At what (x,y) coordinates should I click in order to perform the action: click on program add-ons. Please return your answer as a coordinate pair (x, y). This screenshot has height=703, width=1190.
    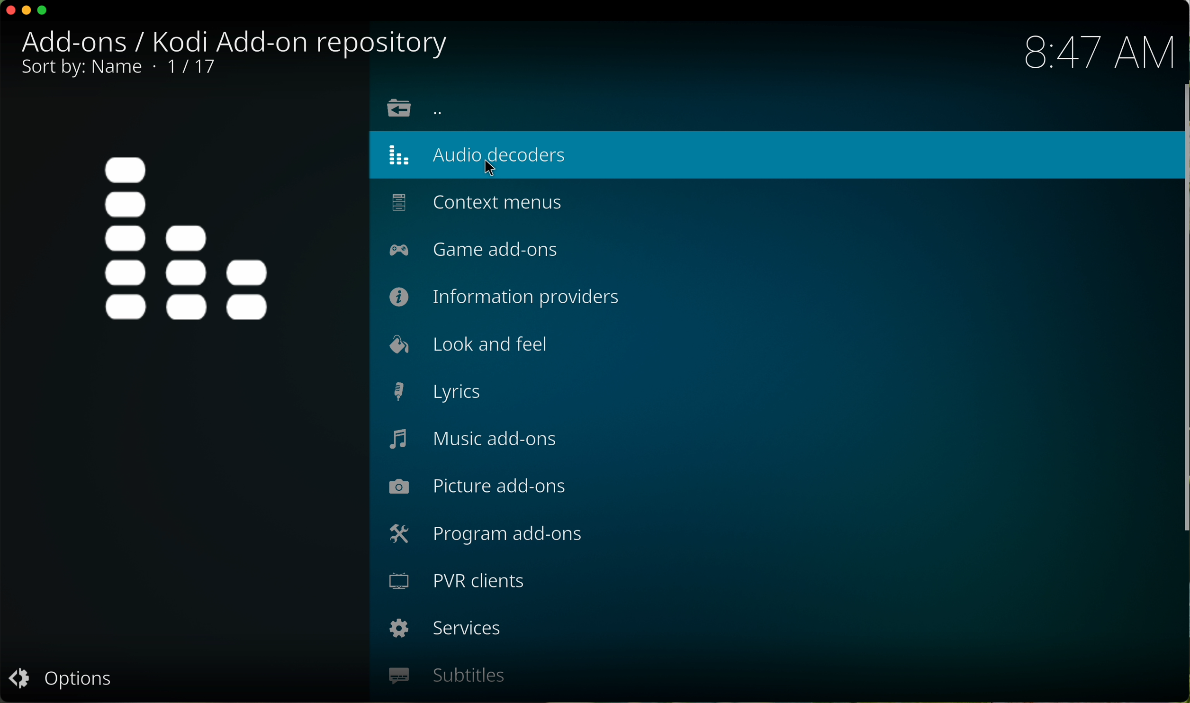
    Looking at the image, I should click on (487, 537).